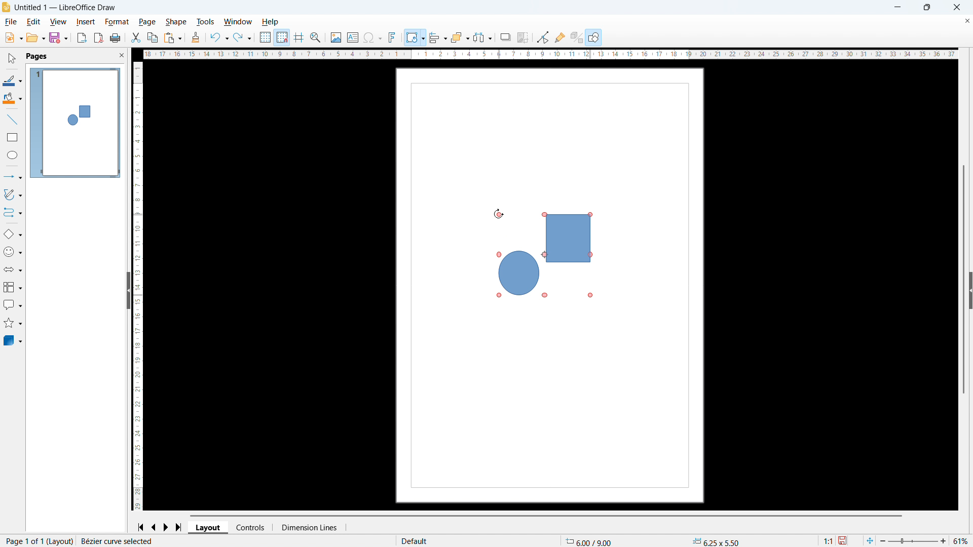 The height and width of the screenshot is (547, 973). I want to click on Crop image , so click(522, 37).